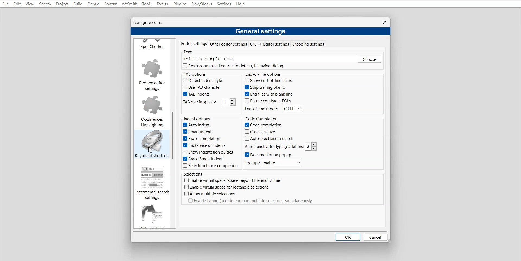 The width and height of the screenshot is (521, 261). Describe the element at coordinates (211, 194) in the screenshot. I see `(7) Allow multiple selections` at that location.